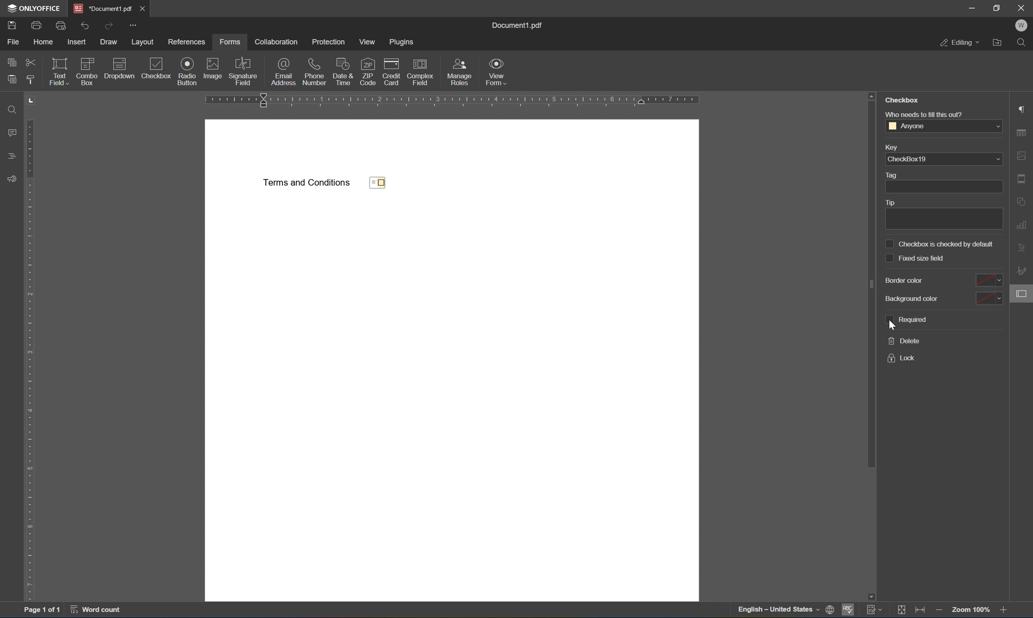  What do you see at coordinates (119, 67) in the screenshot?
I see `dropdown` at bounding box center [119, 67].